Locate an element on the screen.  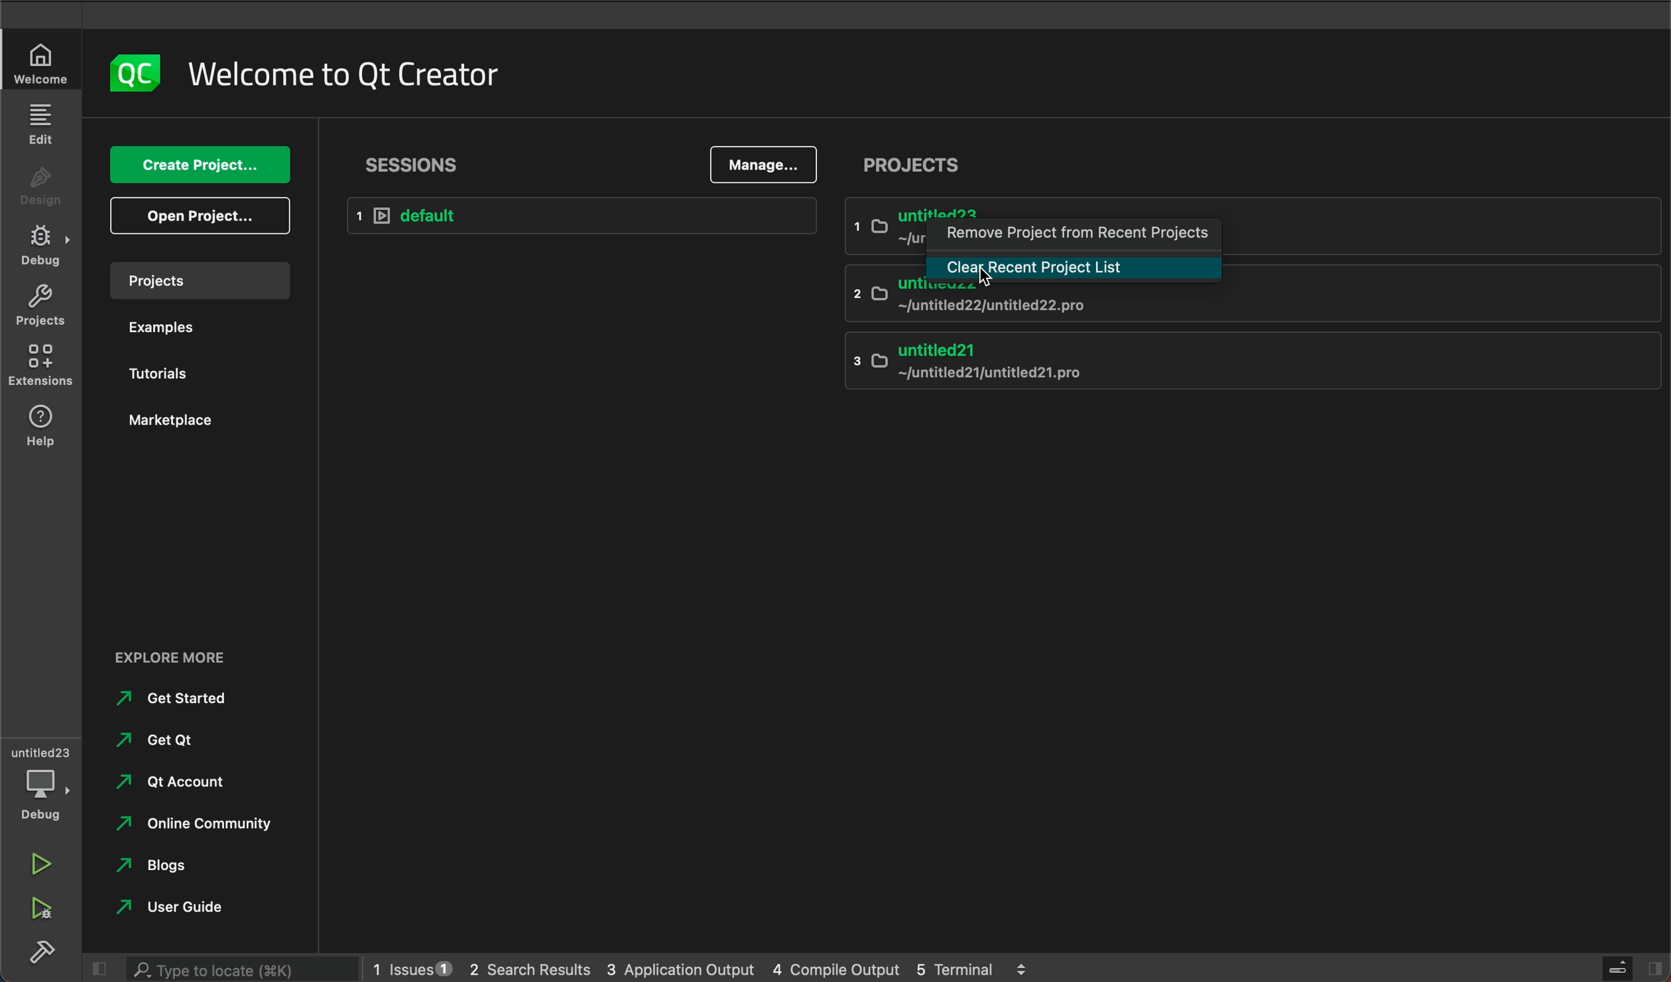
extensions is located at coordinates (40, 370).